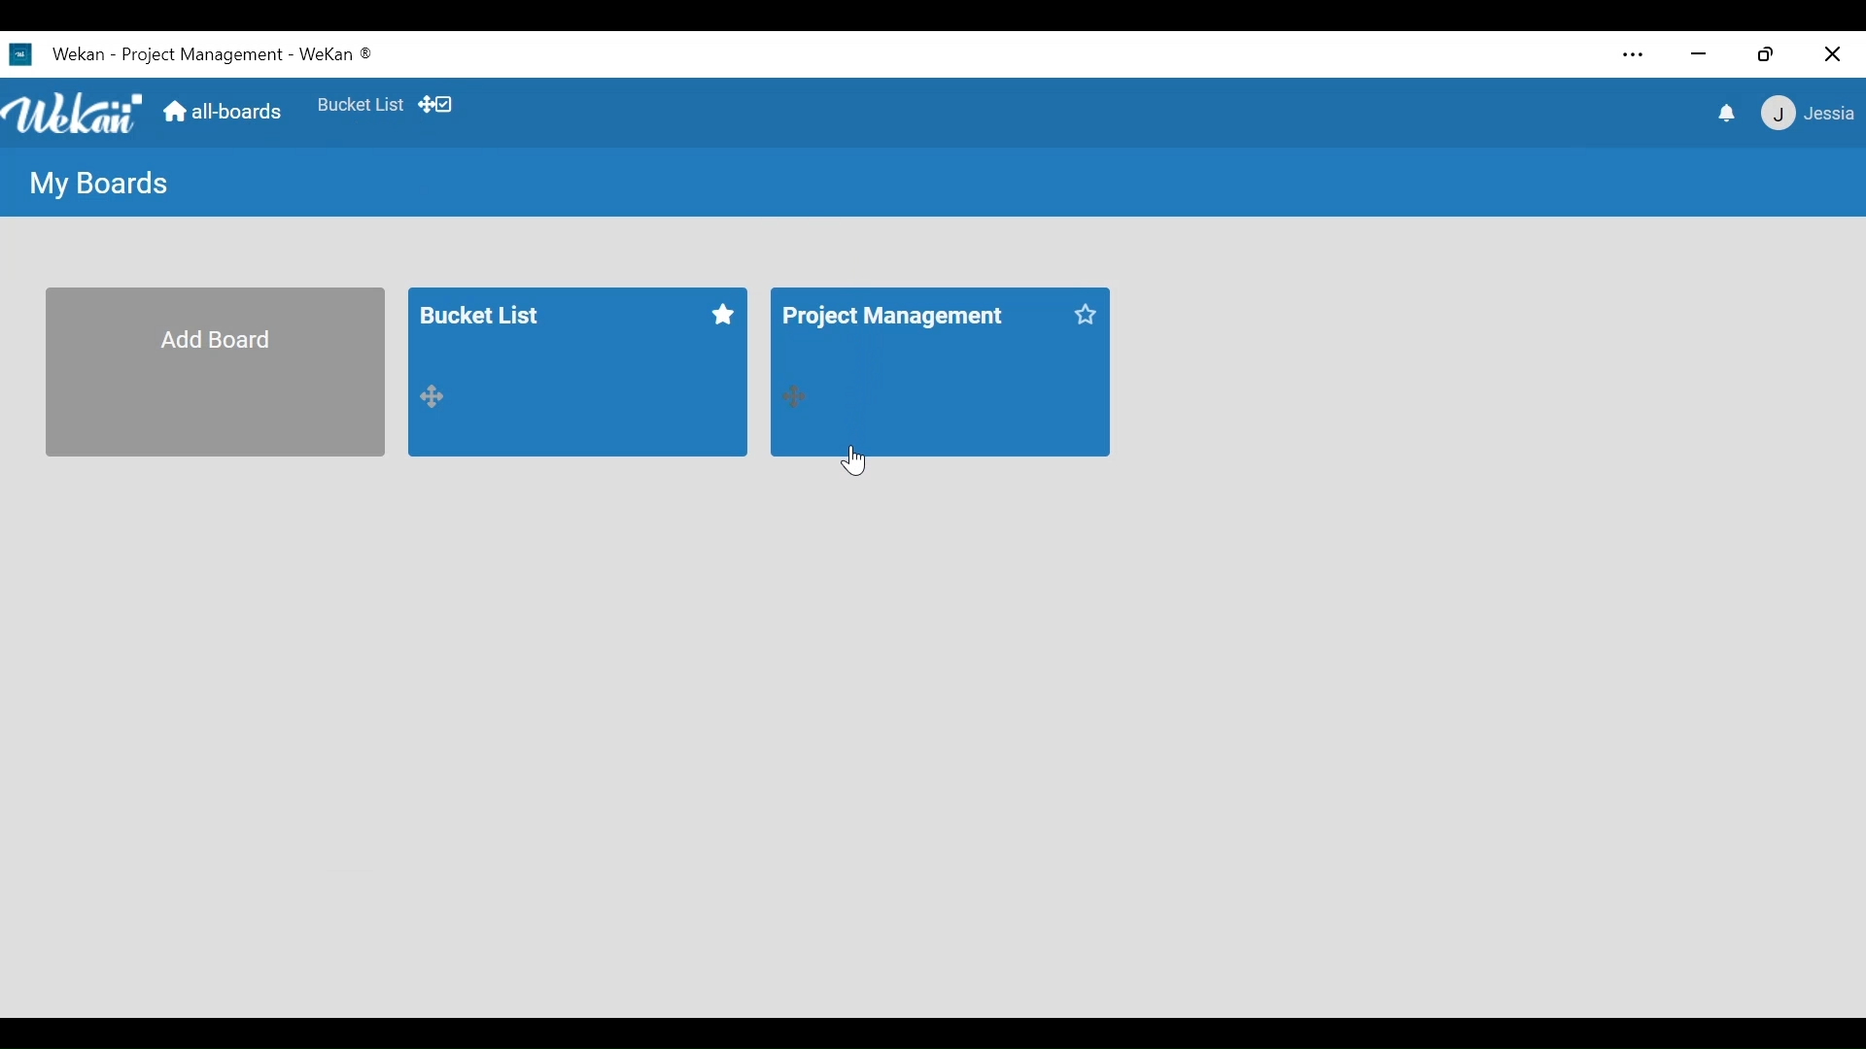  I want to click on Restore, so click(1764, 54).